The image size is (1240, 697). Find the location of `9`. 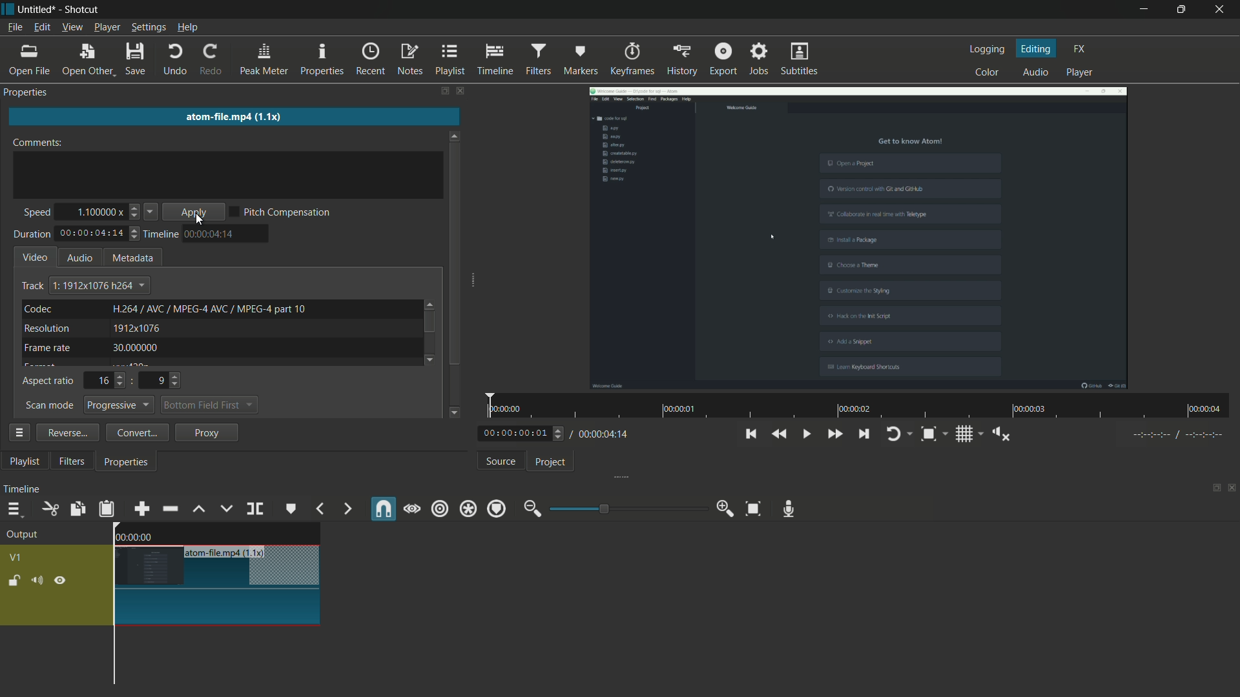

9 is located at coordinates (165, 380).